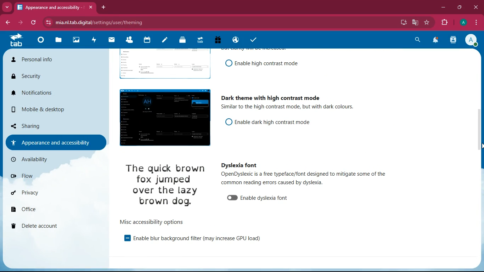 This screenshot has height=272, width=484. Describe the element at coordinates (162, 64) in the screenshot. I see `image` at that location.